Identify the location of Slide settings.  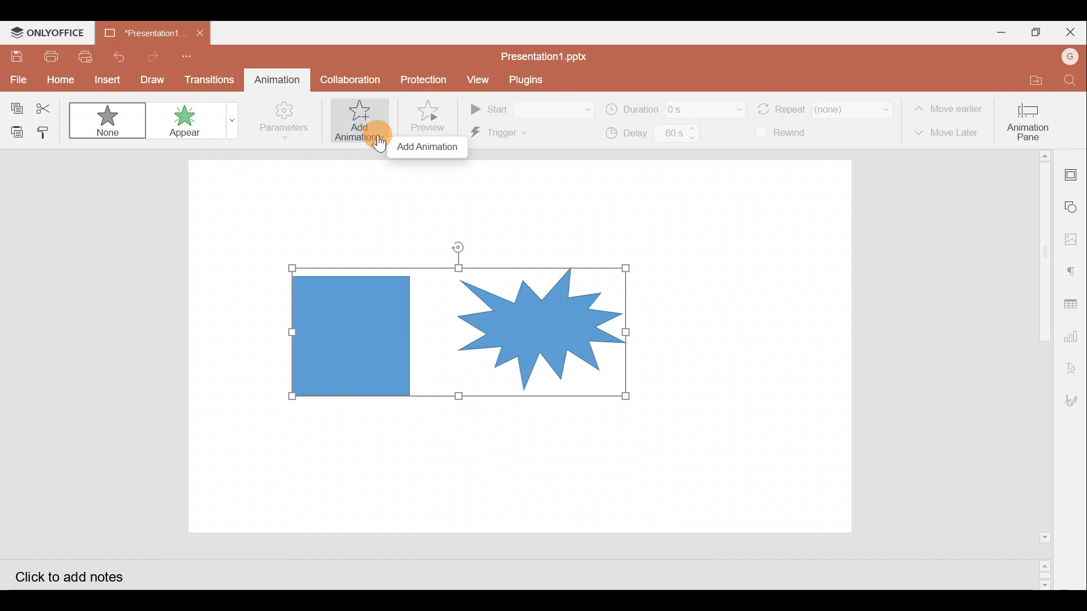
(1072, 173).